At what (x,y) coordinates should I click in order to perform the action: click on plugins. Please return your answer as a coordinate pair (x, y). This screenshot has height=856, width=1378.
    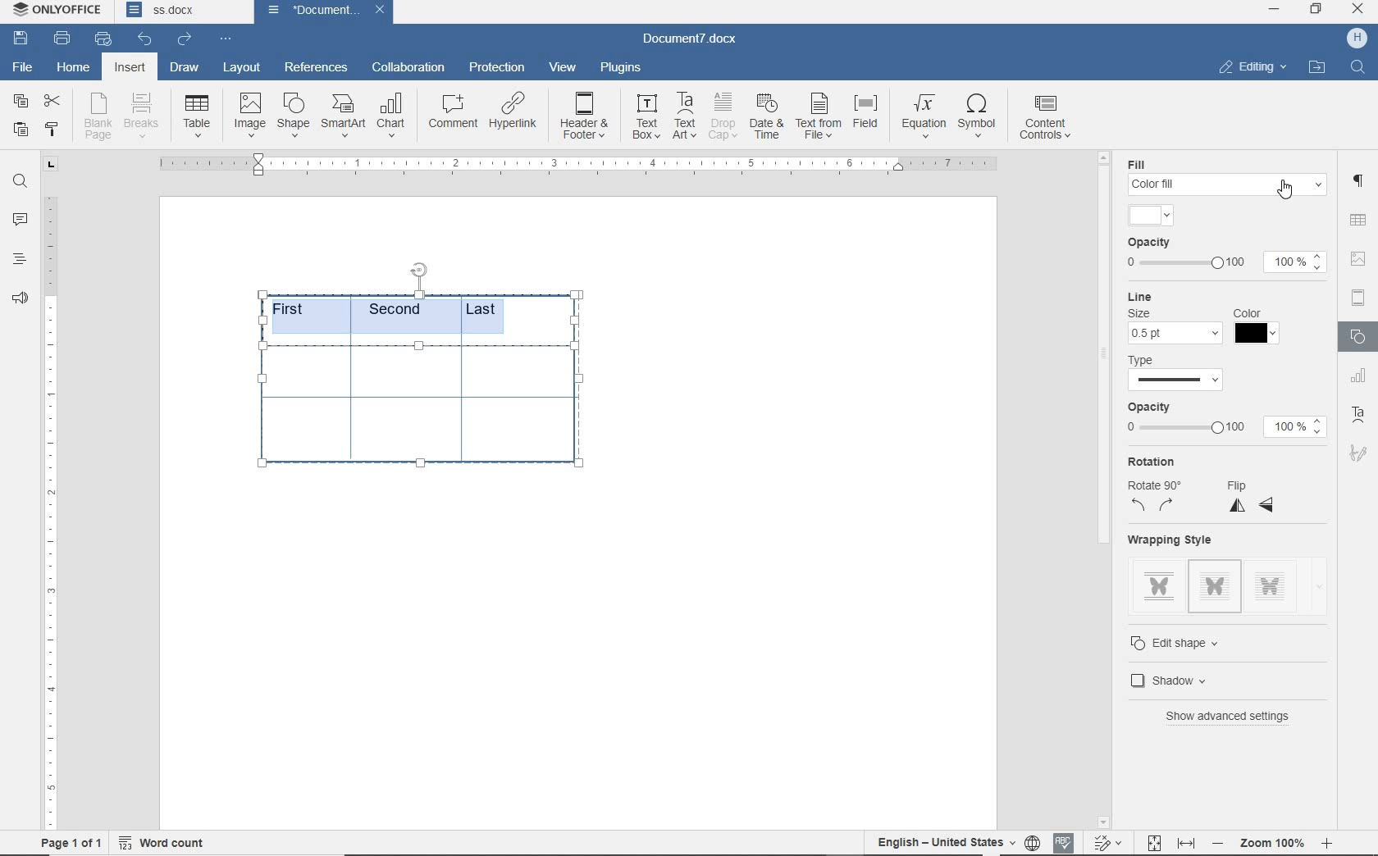
    Looking at the image, I should click on (620, 66).